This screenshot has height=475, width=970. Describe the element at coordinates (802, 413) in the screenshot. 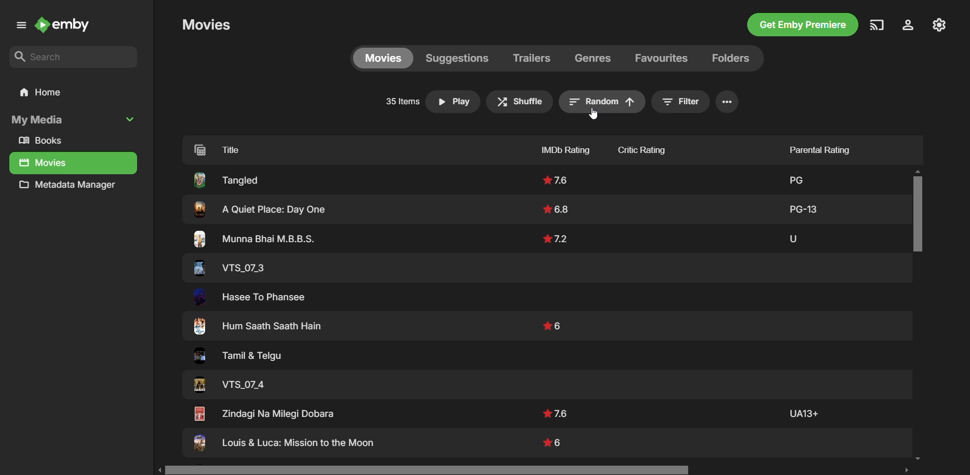

I see `` at that location.